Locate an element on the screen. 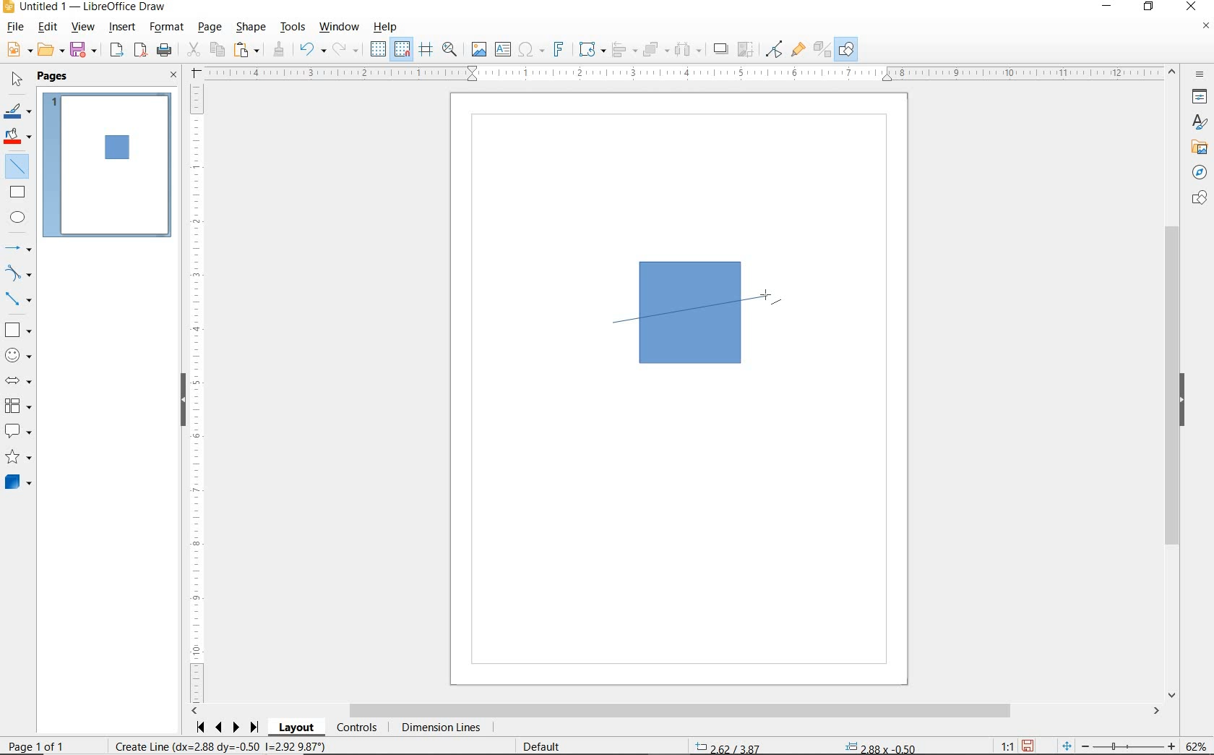  STYLES is located at coordinates (1196, 122).